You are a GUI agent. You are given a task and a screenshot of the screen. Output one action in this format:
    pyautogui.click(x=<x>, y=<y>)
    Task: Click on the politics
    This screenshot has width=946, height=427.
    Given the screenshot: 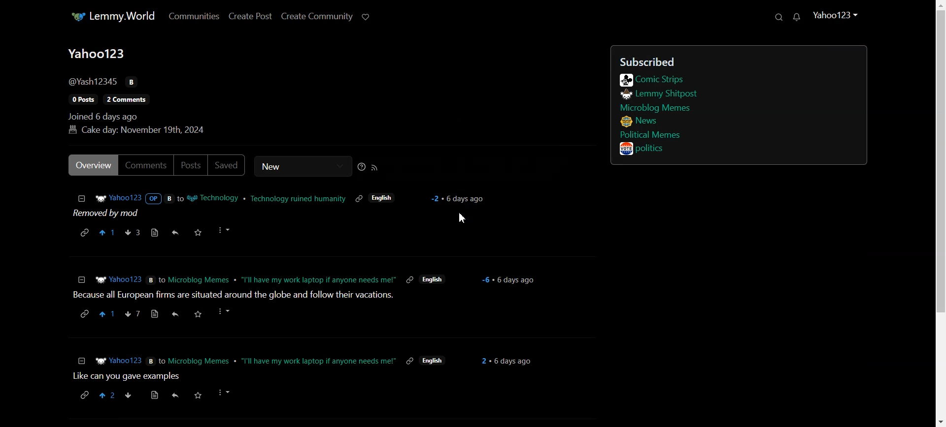 What is the action you would take?
    pyautogui.click(x=644, y=149)
    